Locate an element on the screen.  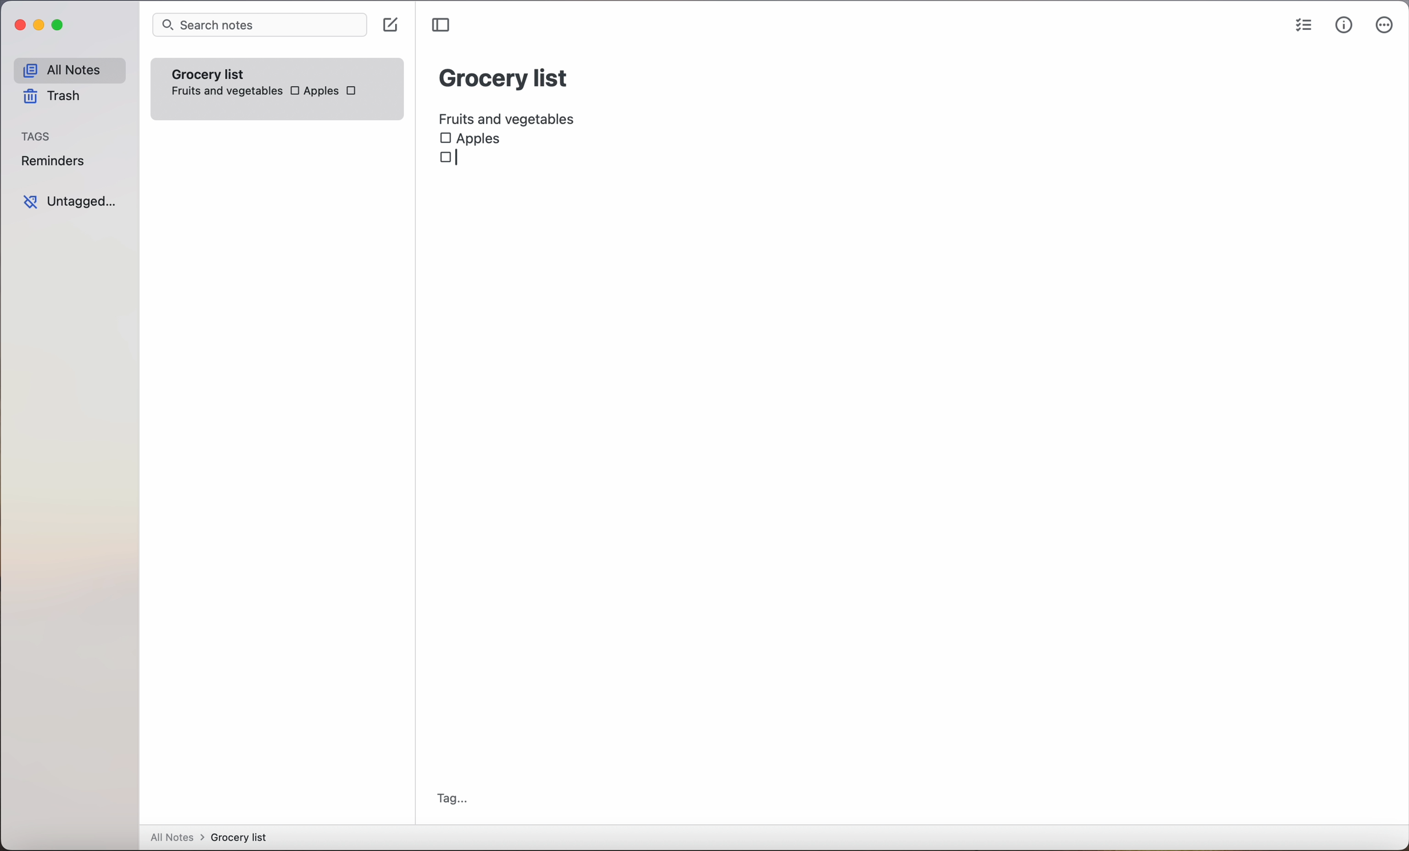
checkbox is located at coordinates (354, 93).